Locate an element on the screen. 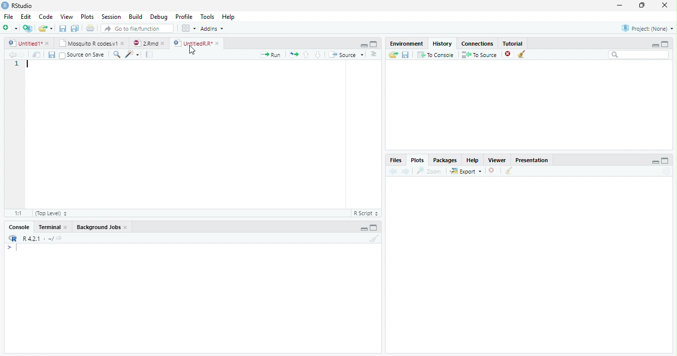  RStudio is located at coordinates (17, 6).